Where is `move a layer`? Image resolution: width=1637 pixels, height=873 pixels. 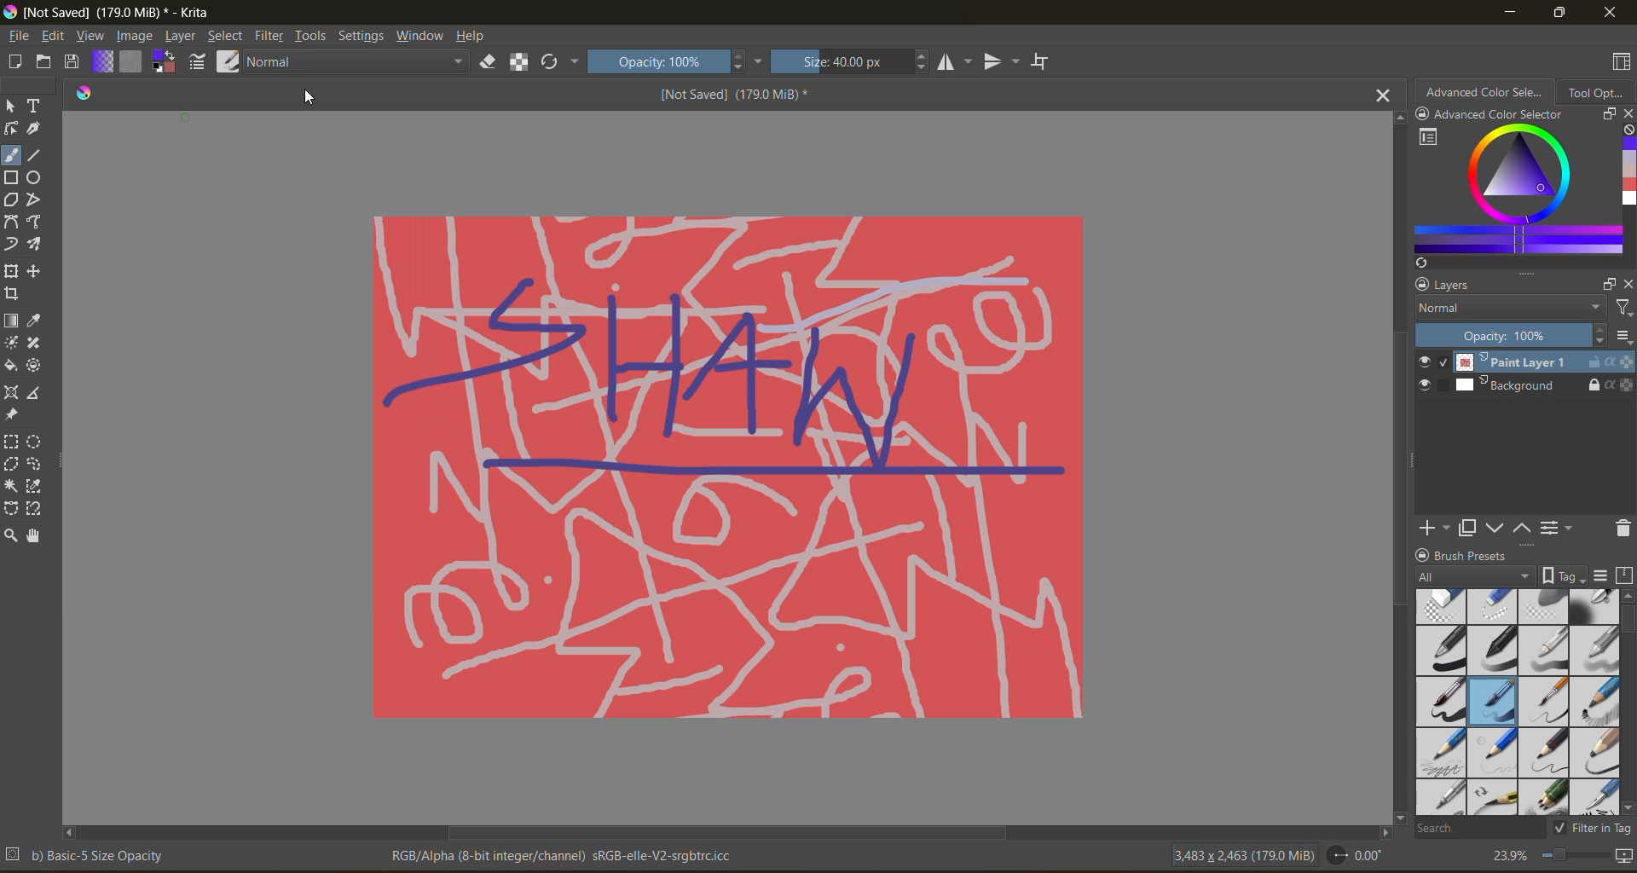 move a layer is located at coordinates (38, 271).